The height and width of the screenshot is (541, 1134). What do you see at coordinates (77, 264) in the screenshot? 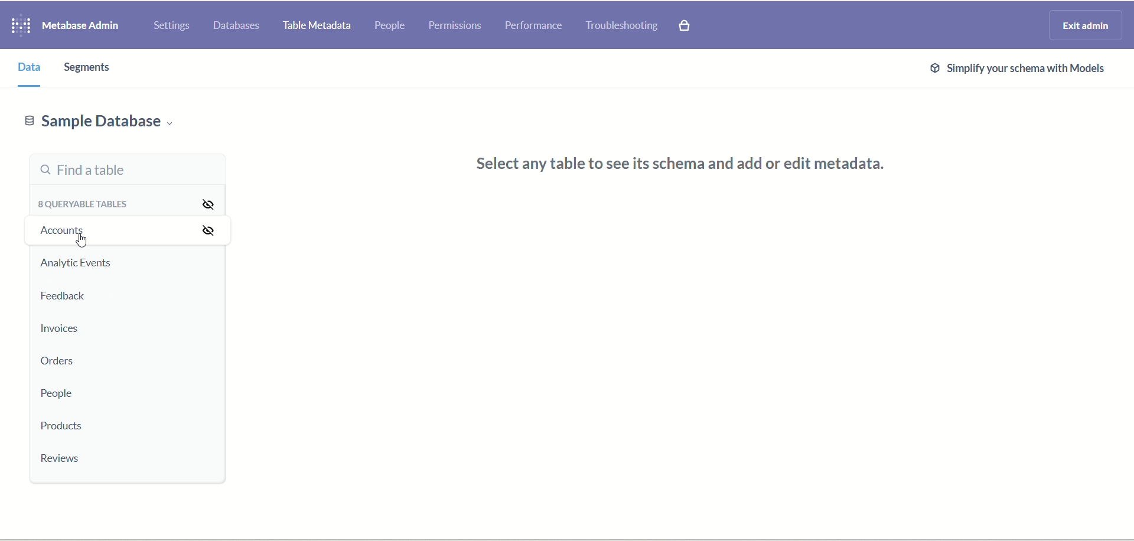
I see `analytic events` at bounding box center [77, 264].